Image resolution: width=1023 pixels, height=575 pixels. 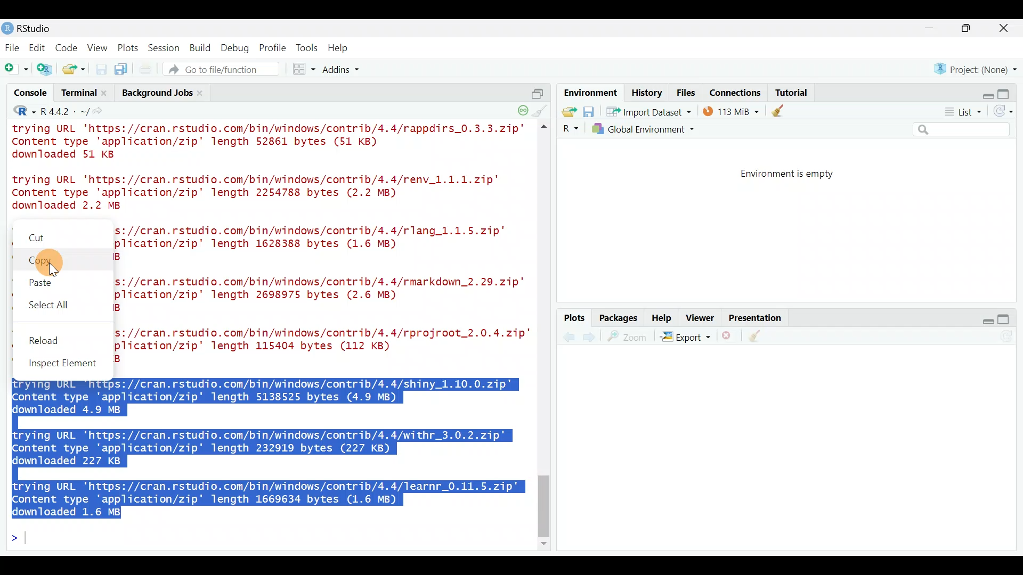 What do you see at coordinates (629, 337) in the screenshot?
I see `zoom` at bounding box center [629, 337].